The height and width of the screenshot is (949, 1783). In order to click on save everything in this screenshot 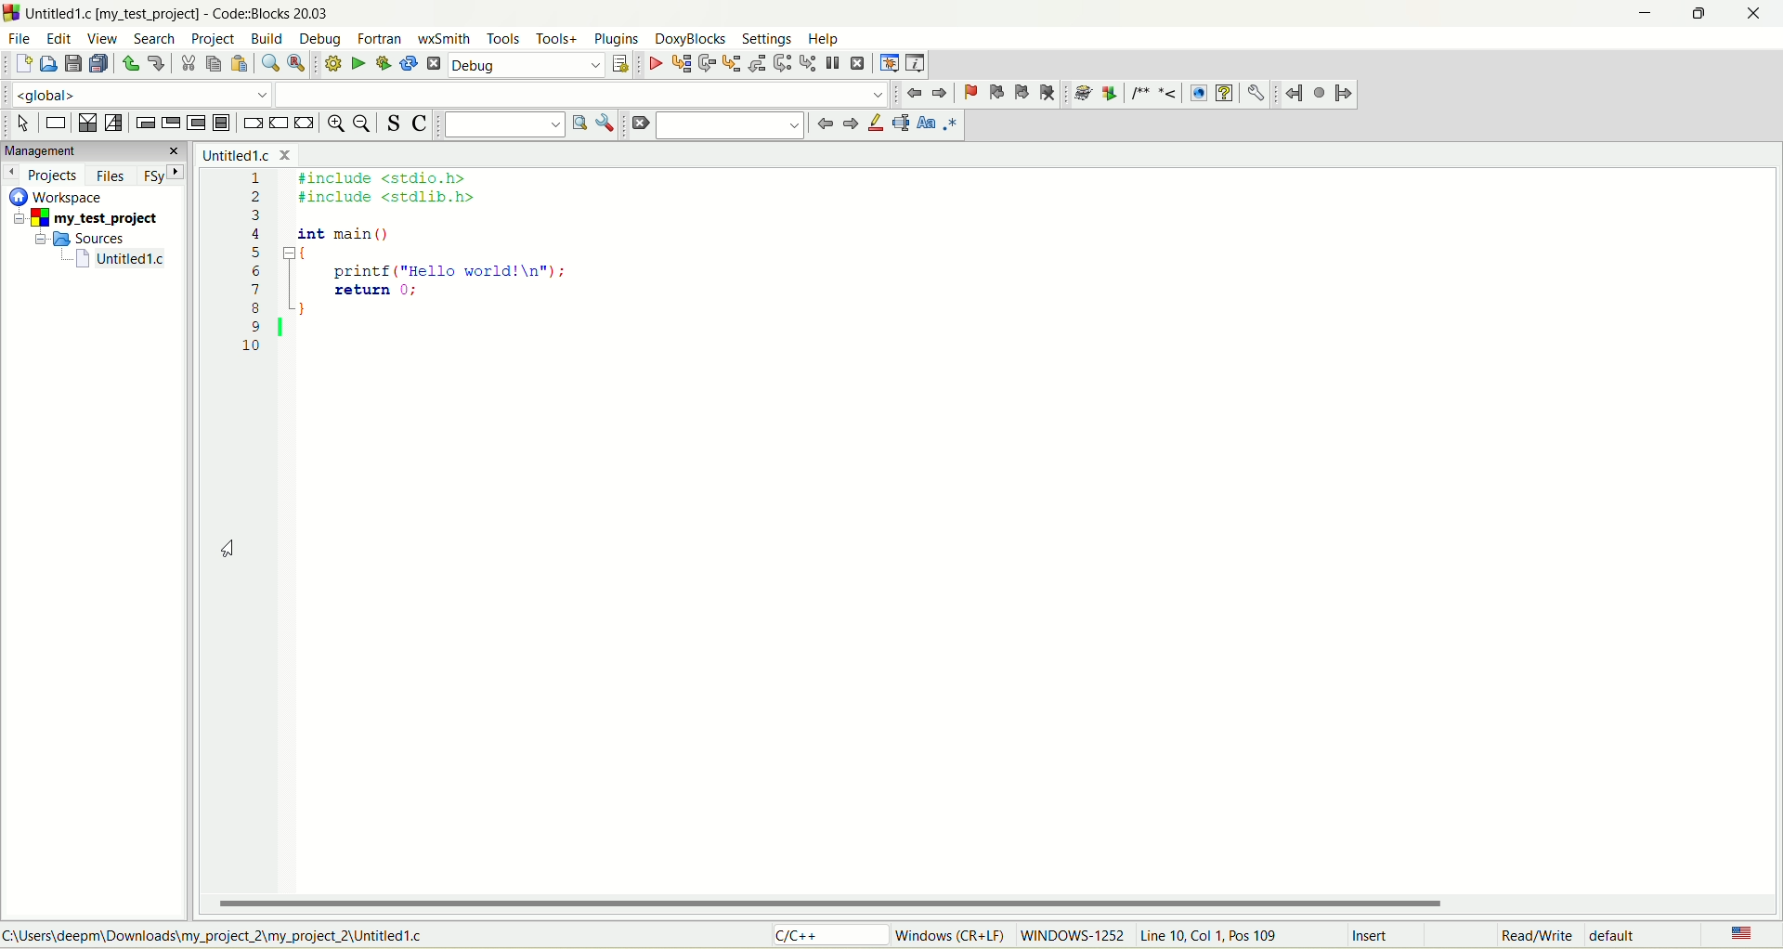, I will do `click(98, 65)`.